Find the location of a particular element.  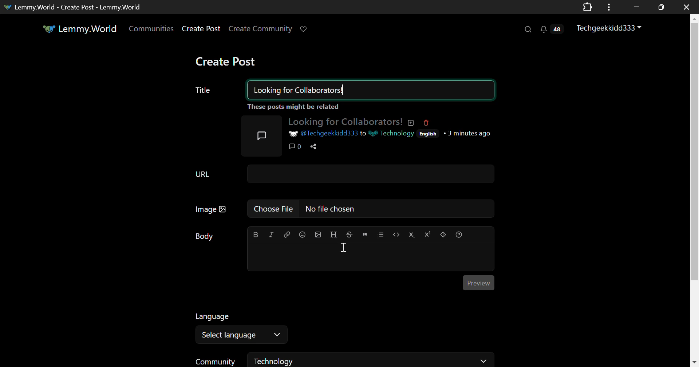

spoiler is located at coordinates (443, 234).